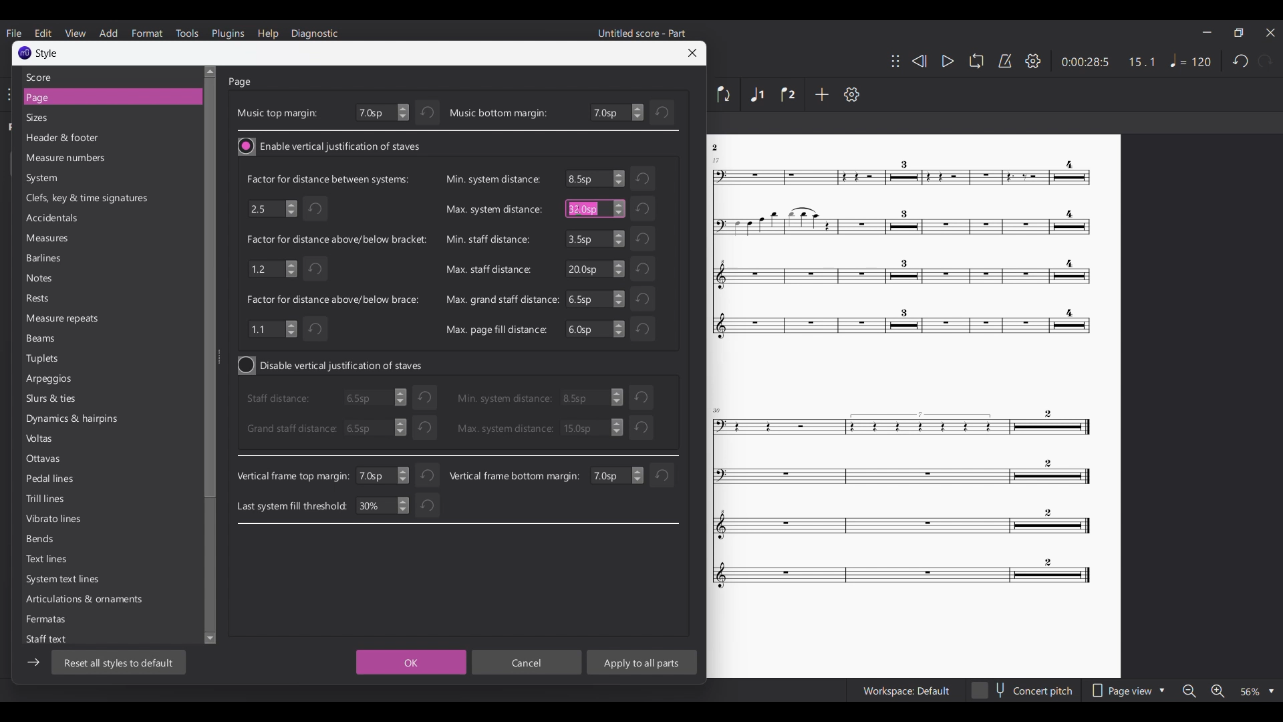 This screenshot has width=1283, height=722. What do you see at coordinates (105, 77) in the screenshot?
I see `Score` at bounding box center [105, 77].